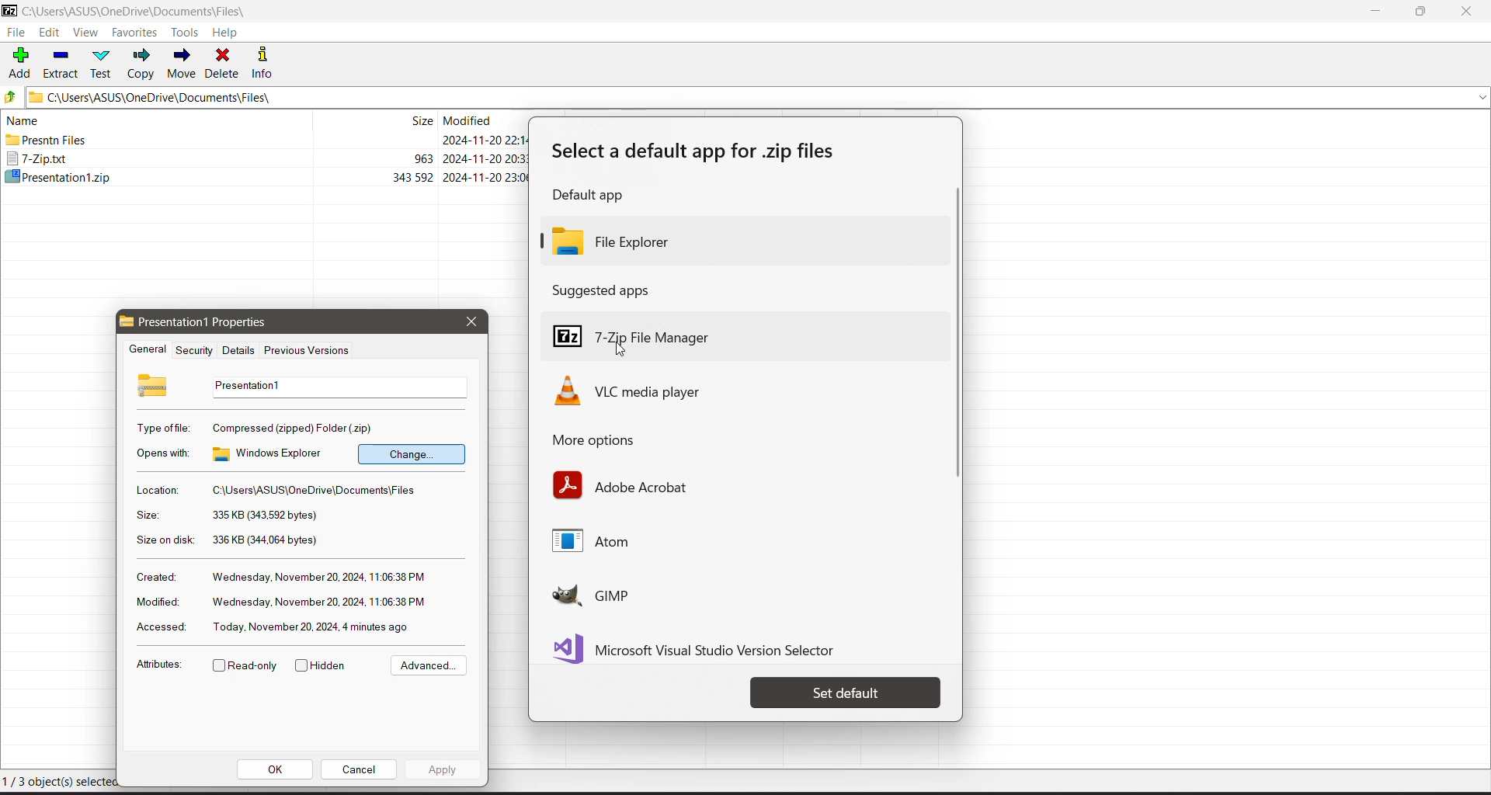 The height and width of the screenshot is (795, 1491). What do you see at coordinates (146, 12) in the screenshot?
I see `Current Folder Path` at bounding box center [146, 12].